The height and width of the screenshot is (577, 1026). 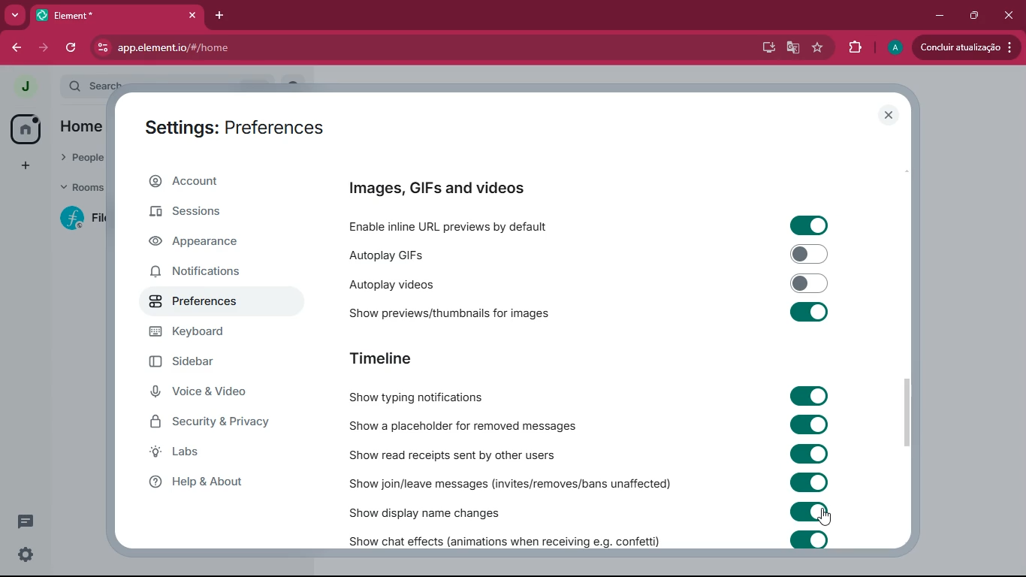 I want to click on toggle on/off, so click(x=810, y=283).